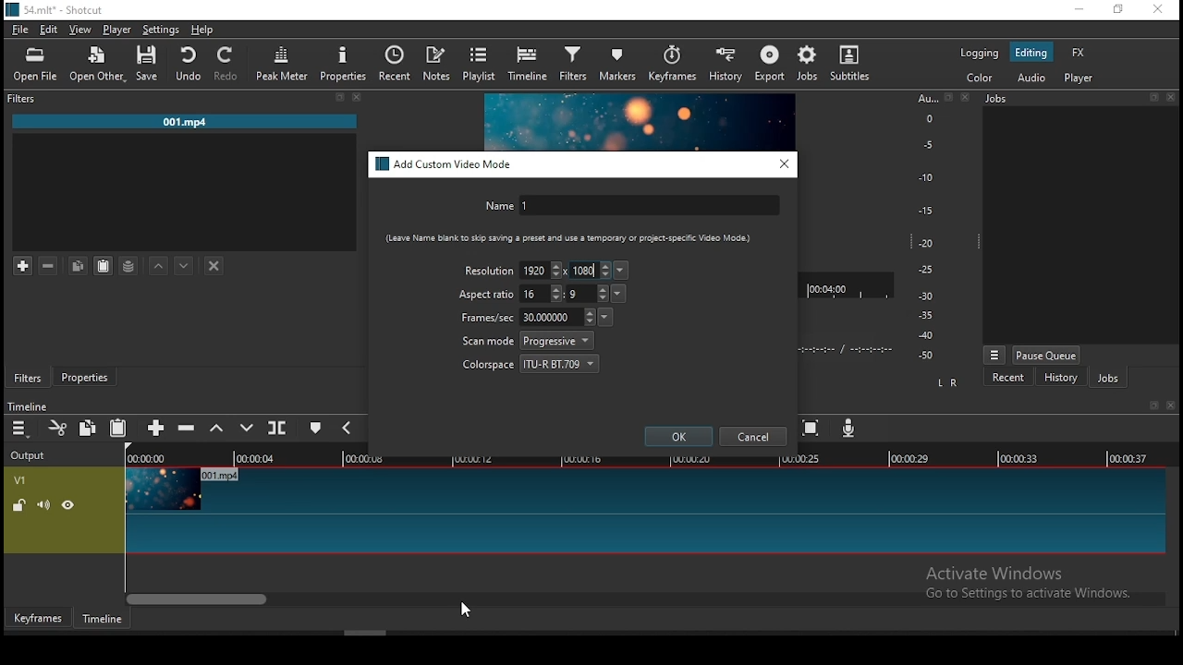  Describe the element at coordinates (346, 427) in the screenshot. I see `previous marker` at that location.